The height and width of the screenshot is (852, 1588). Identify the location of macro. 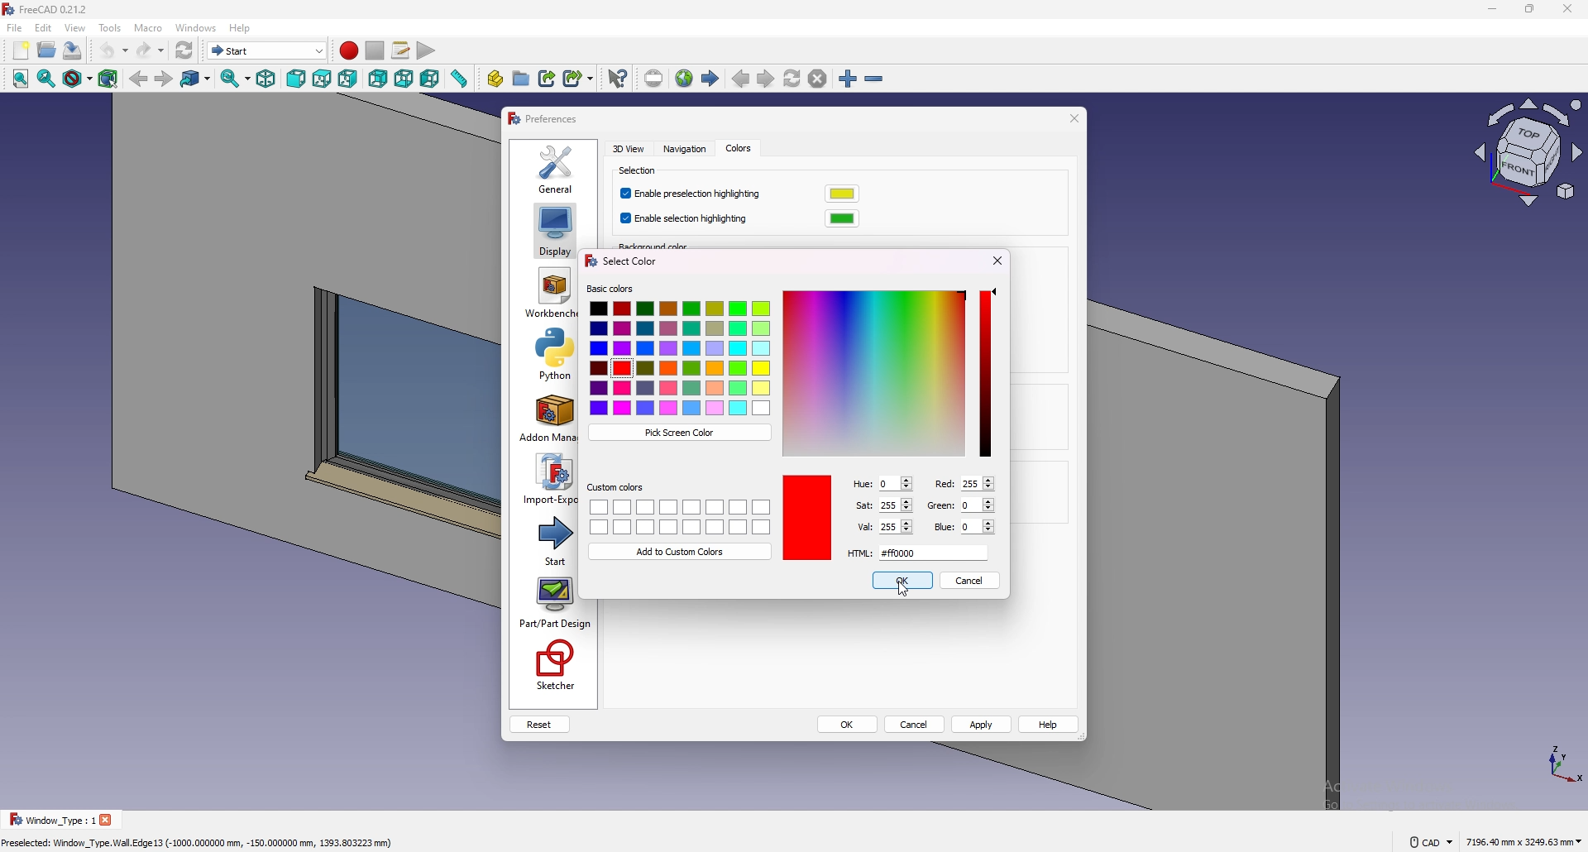
(149, 28).